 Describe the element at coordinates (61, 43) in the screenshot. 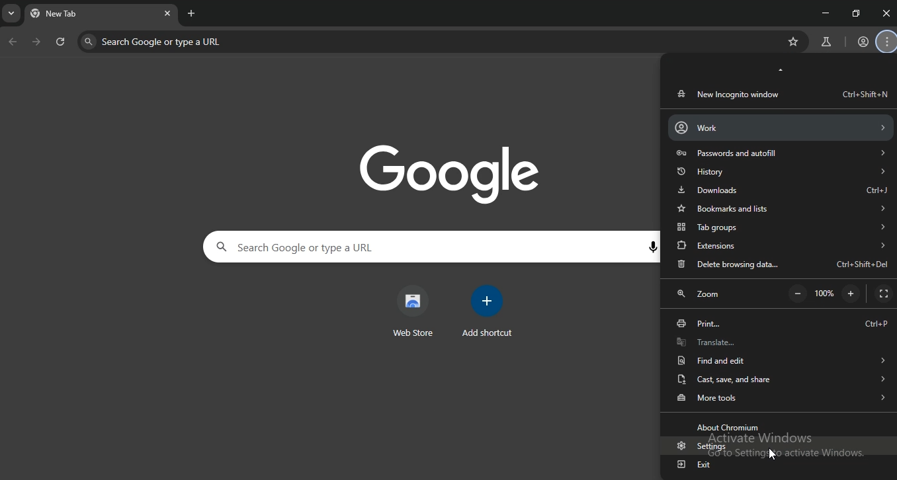

I see `refresh` at that location.